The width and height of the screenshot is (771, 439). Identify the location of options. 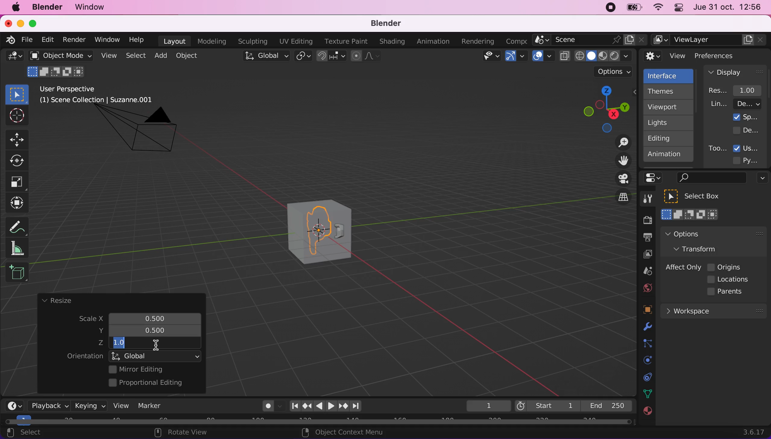
(761, 179).